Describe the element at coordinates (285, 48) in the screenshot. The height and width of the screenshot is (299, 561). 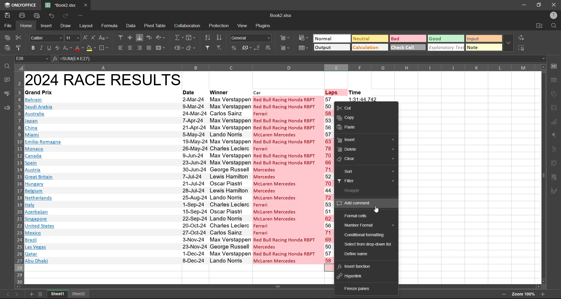
I see `remove cells` at that location.